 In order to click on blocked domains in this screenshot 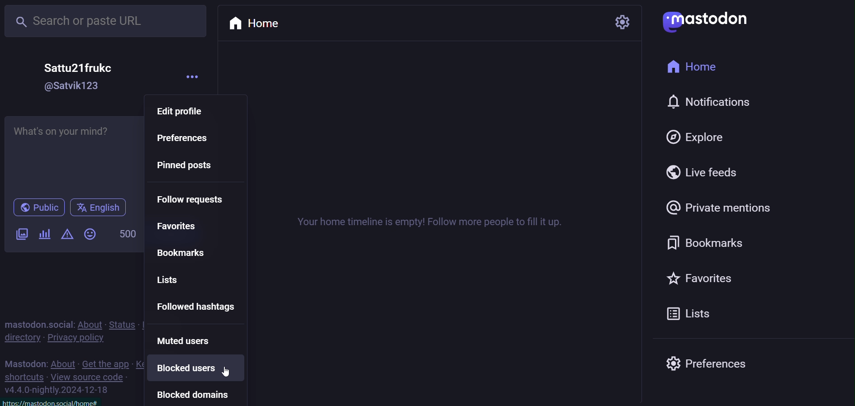, I will do `click(194, 393)`.